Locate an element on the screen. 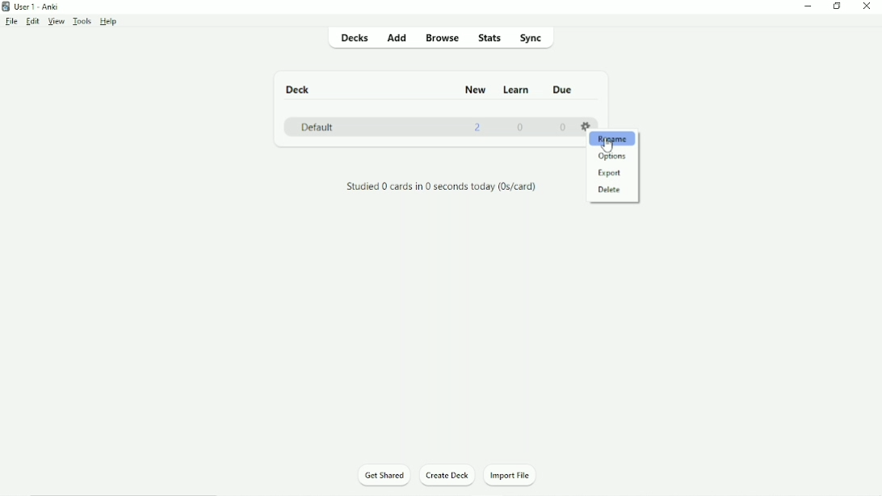 The width and height of the screenshot is (882, 496). Decks is located at coordinates (353, 39).